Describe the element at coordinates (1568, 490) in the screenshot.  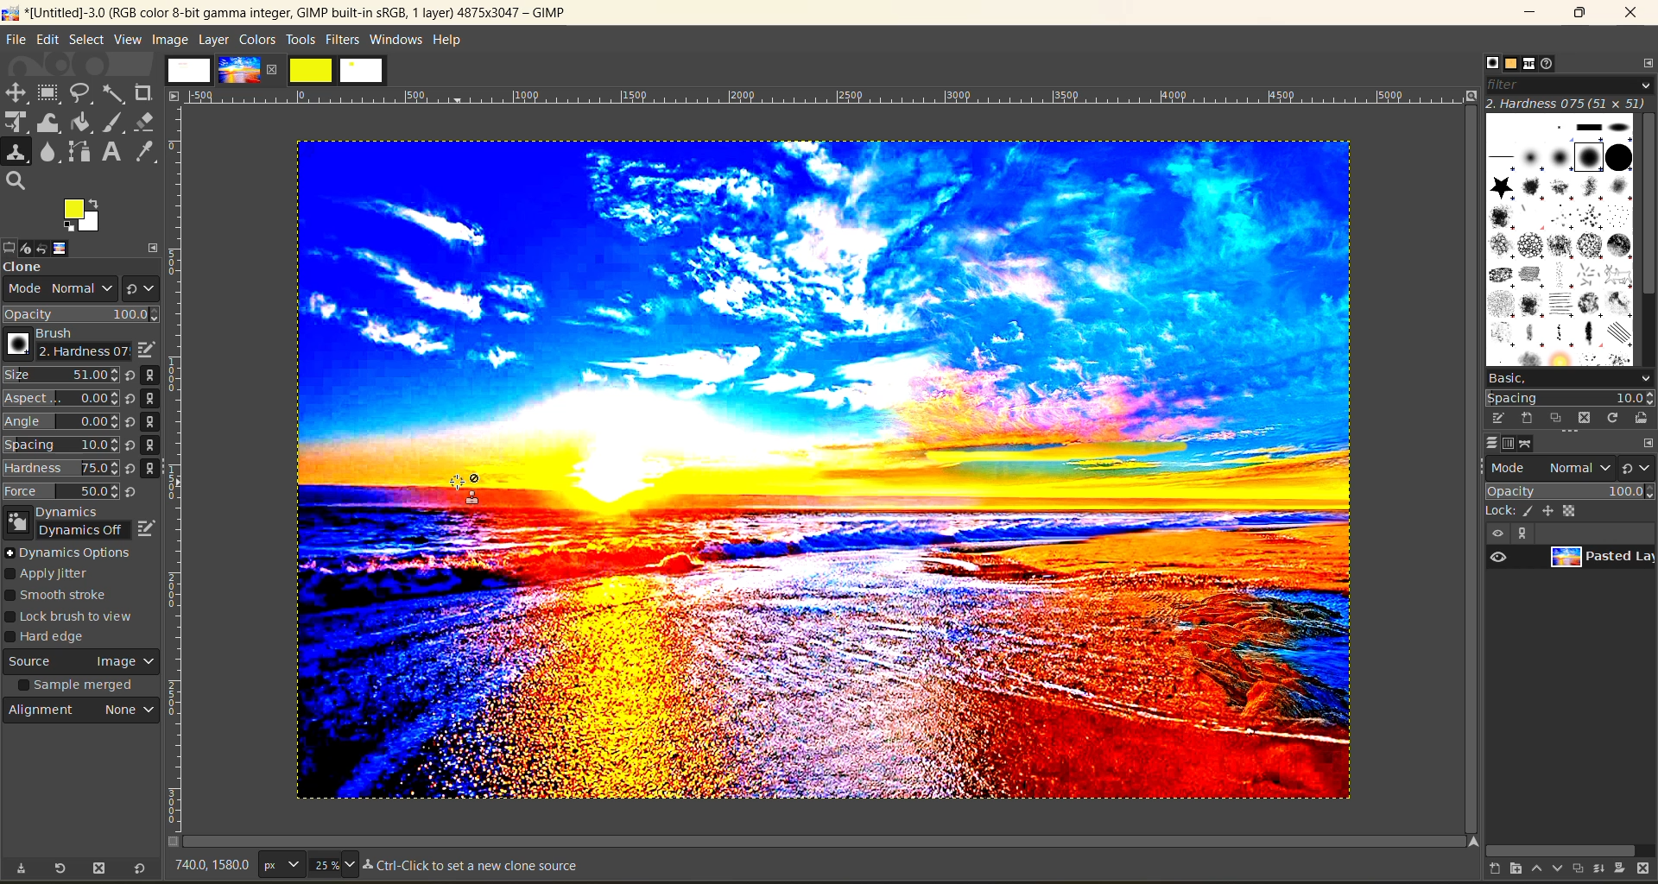
I see `opacity` at that location.